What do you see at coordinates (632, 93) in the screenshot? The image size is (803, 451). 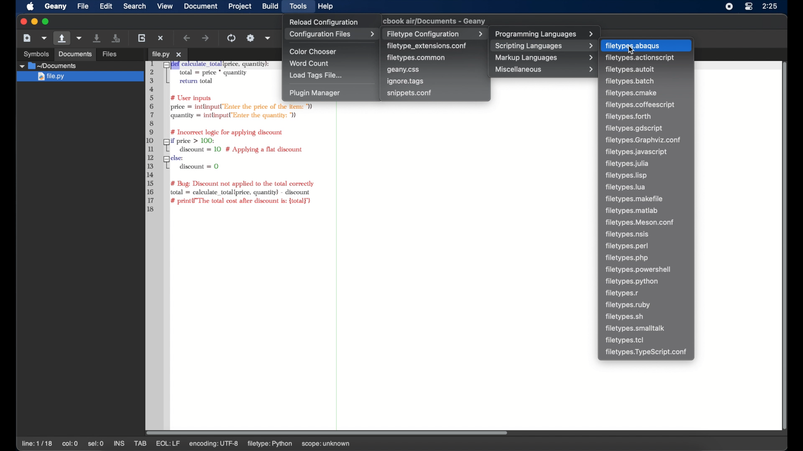 I see `filetypes` at bounding box center [632, 93].